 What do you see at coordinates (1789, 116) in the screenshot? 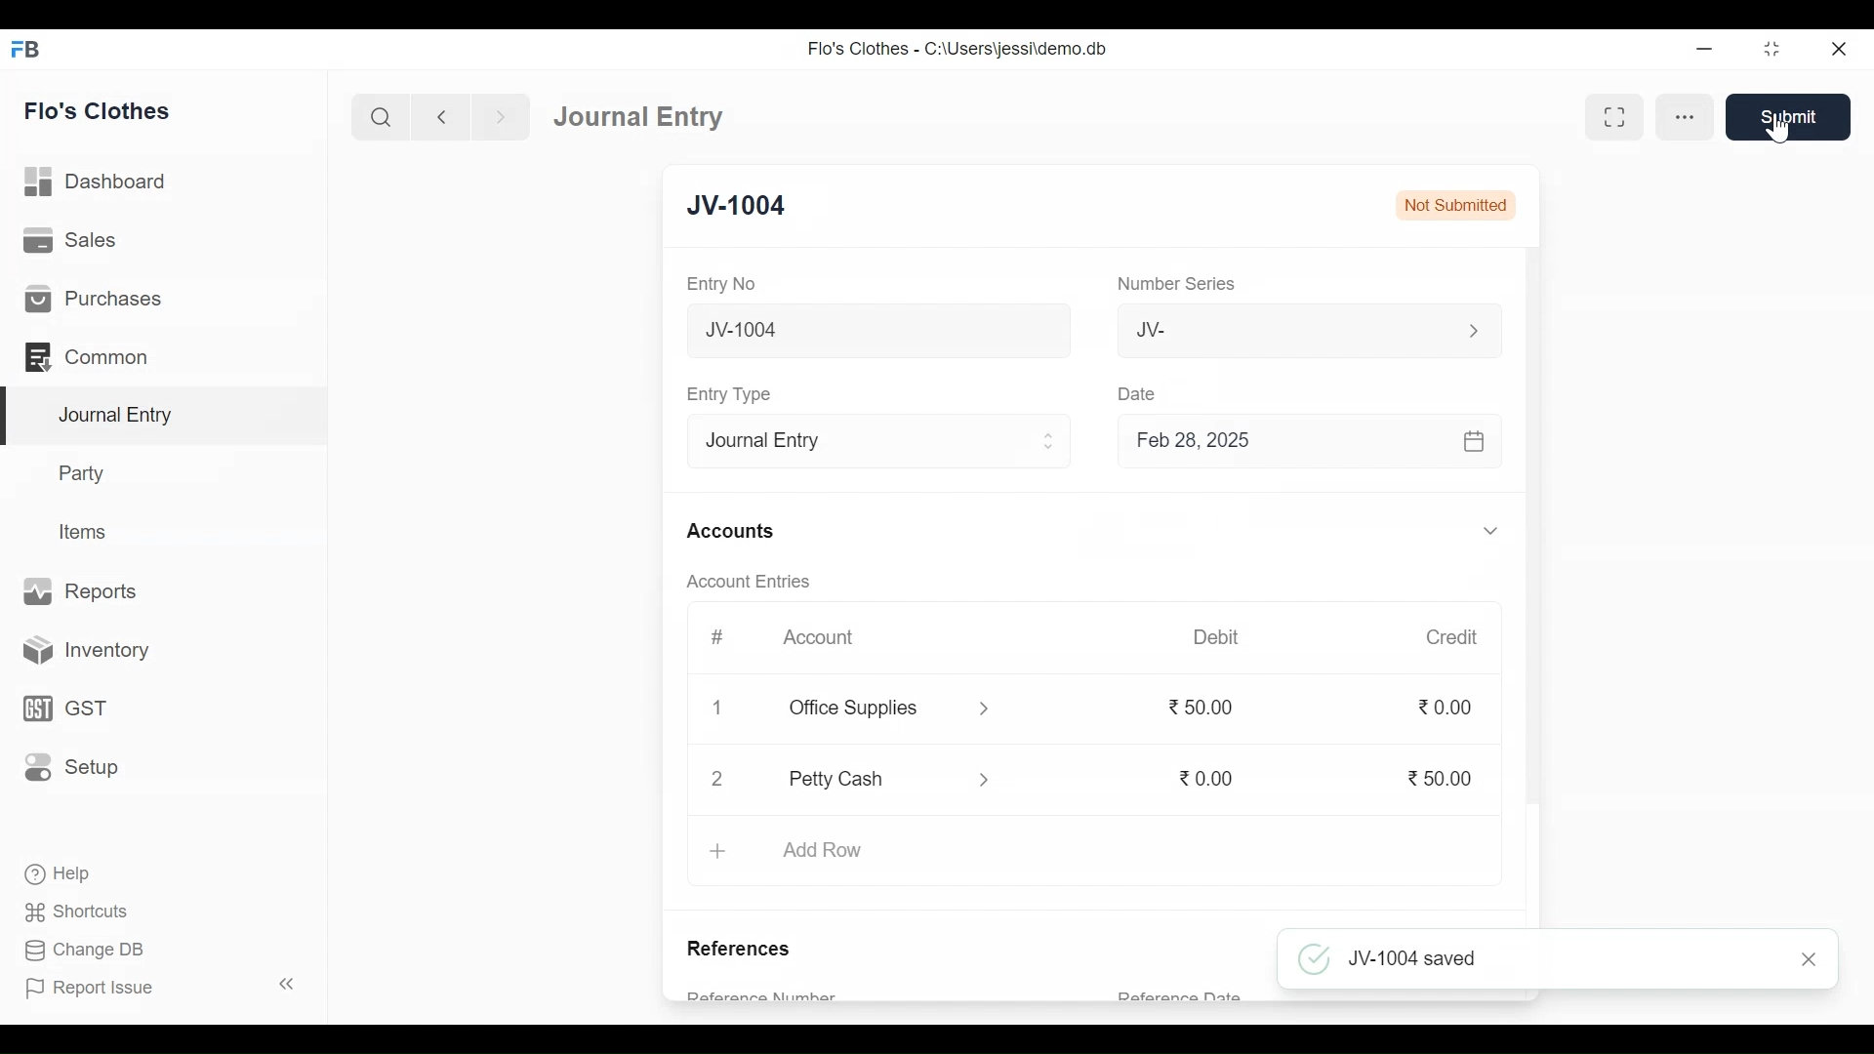
I see `Submit` at bounding box center [1789, 116].